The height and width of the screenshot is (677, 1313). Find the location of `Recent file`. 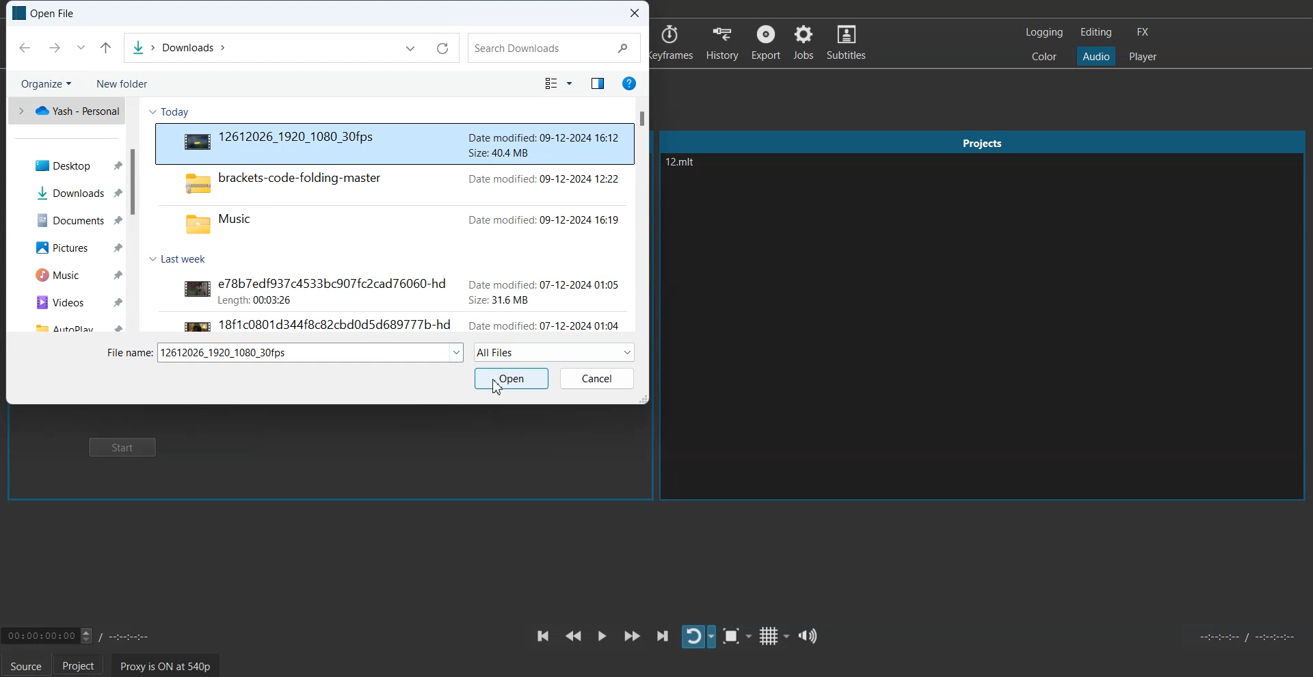

Recent file is located at coordinates (80, 47).